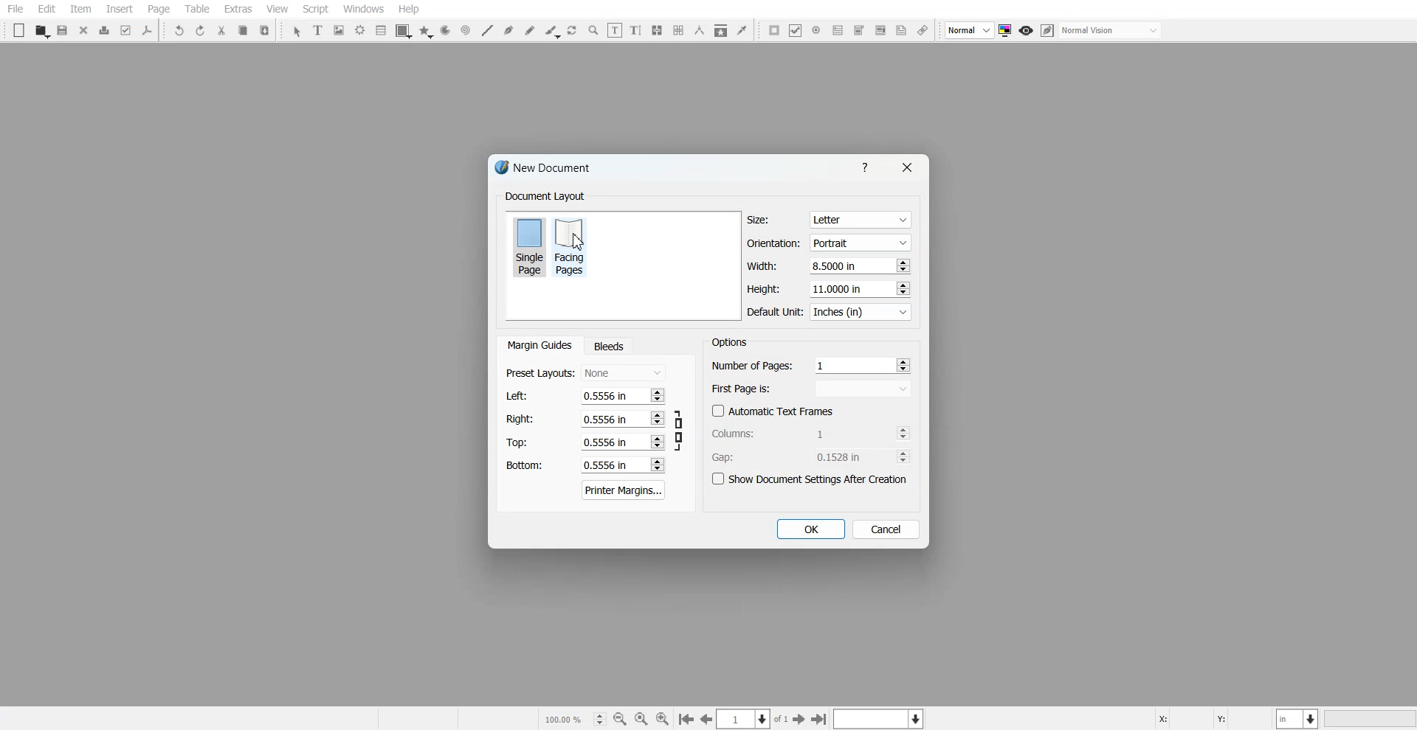  Describe the element at coordinates (408, 9) in the screenshot. I see `Help` at that location.